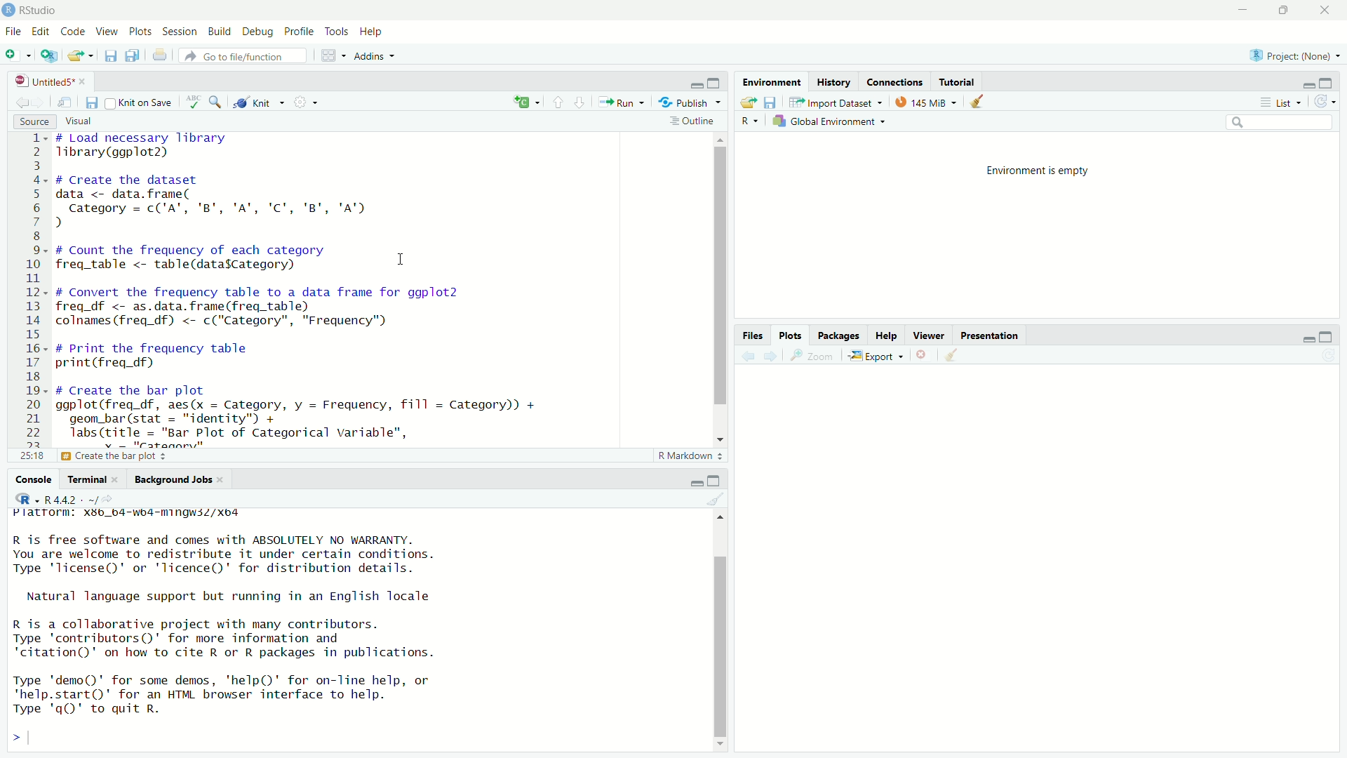  What do you see at coordinates (400, 259) in the screenshot?
I see `cursor` at bounding box center [400, 259].